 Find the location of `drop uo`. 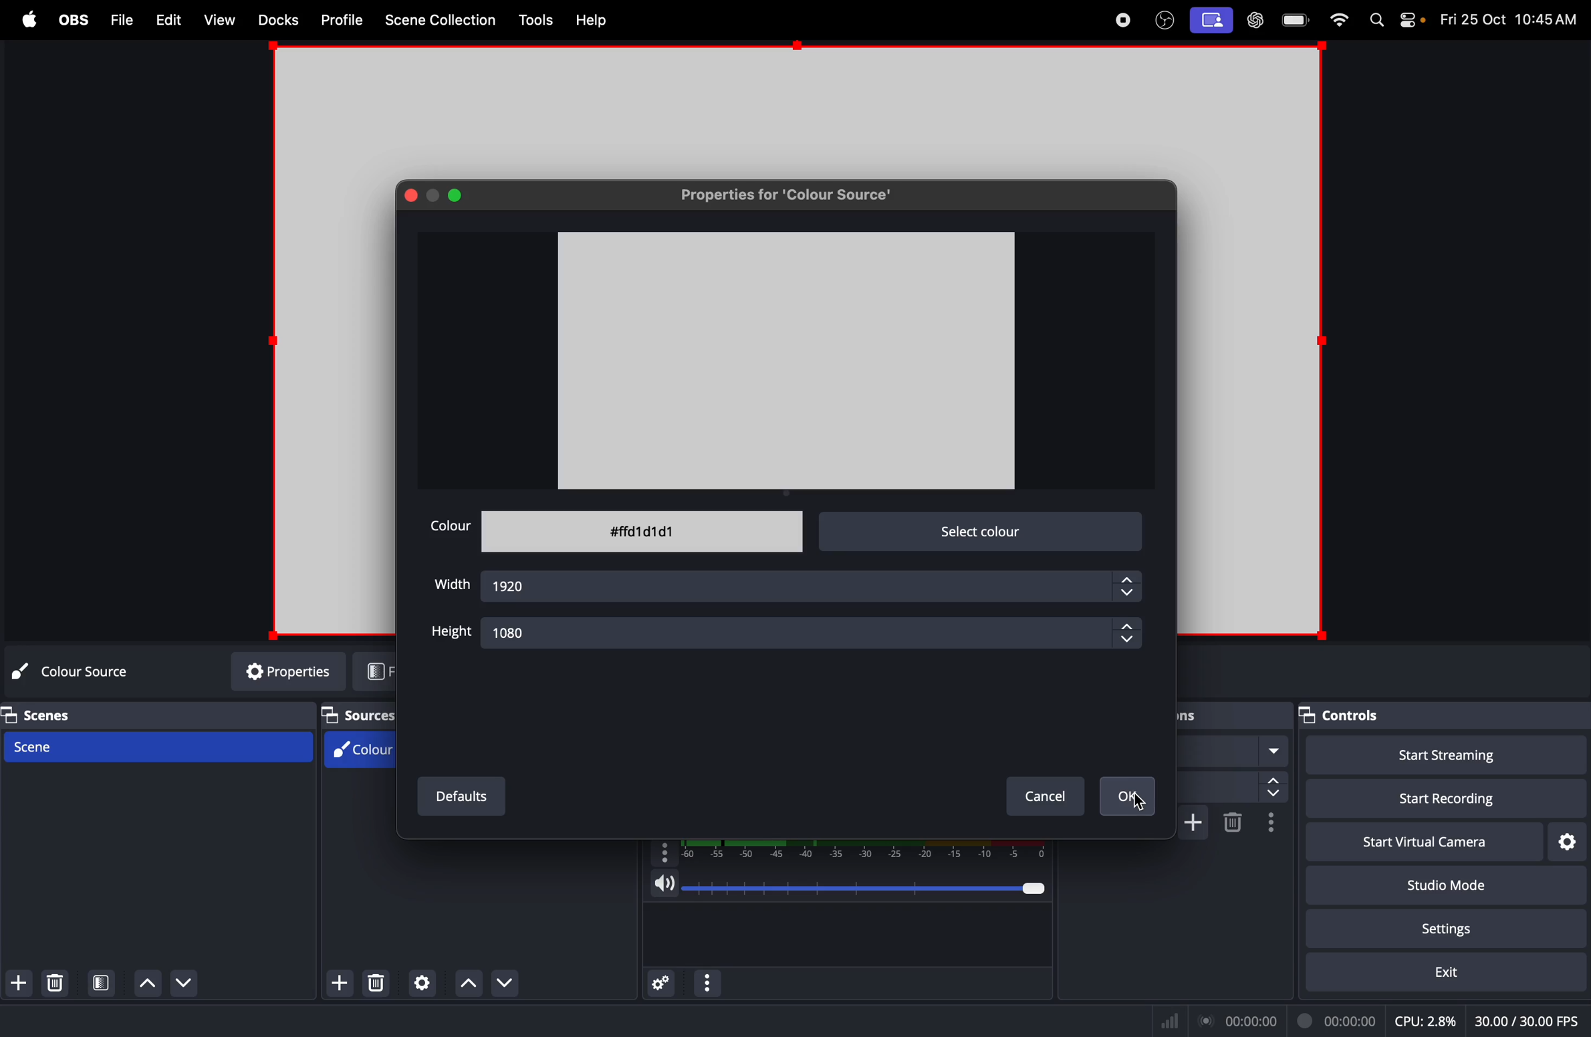

drop uo is located at coordinates (470, 985).